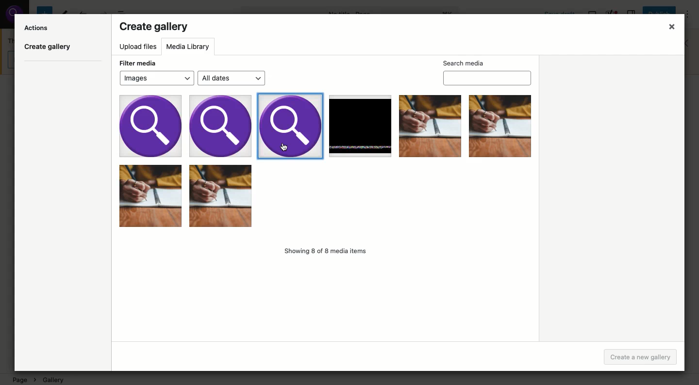  What do you see at coordinates (190, 47) in the screenshot?
I see `Media library` at bounding box center [190, 47].